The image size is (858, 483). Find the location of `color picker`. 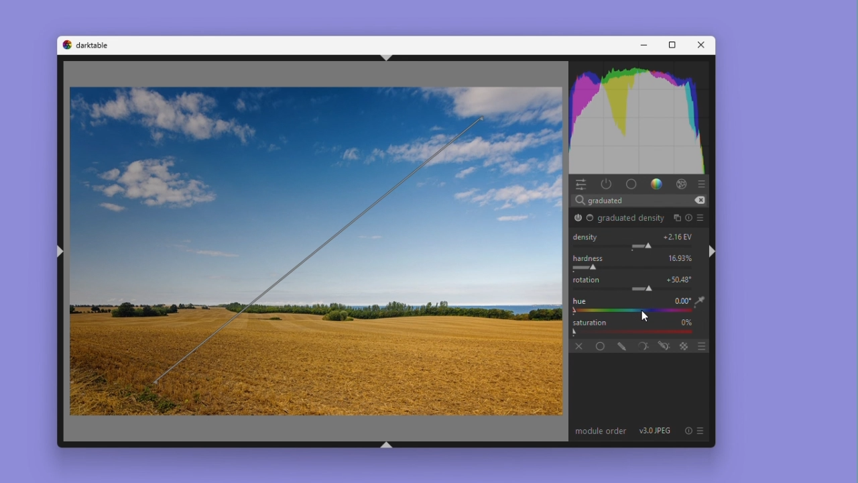

color picker is located at coordinates (629, 311).